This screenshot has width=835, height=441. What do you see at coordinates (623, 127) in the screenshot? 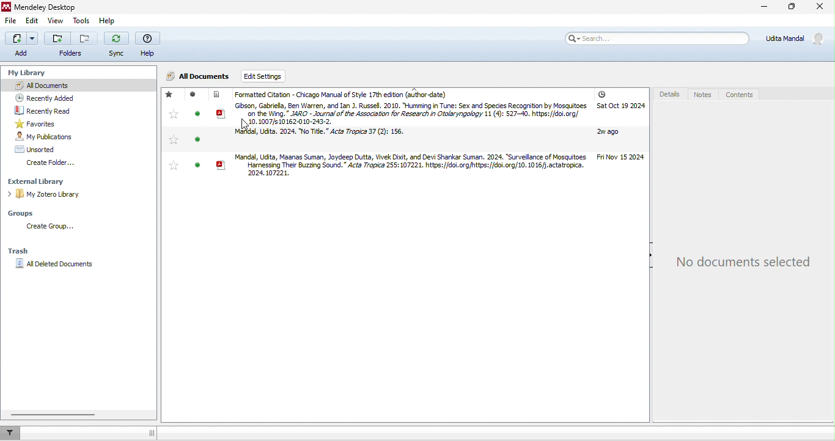
I see `Sat Oct 19 2024w agoriNov 152024` at bounding box center [623, 127].